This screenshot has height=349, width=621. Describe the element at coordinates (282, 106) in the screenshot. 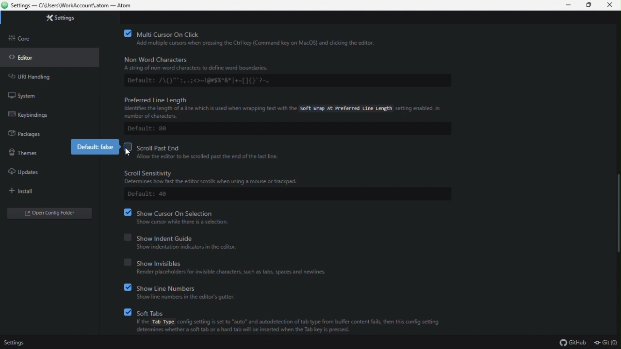

I see `Preferred Line LengthIdentifies the length of a line which is used when wrapping text with the Soft Wrap At Preferred Line Length setting enabled, in number of characters.` at that location.